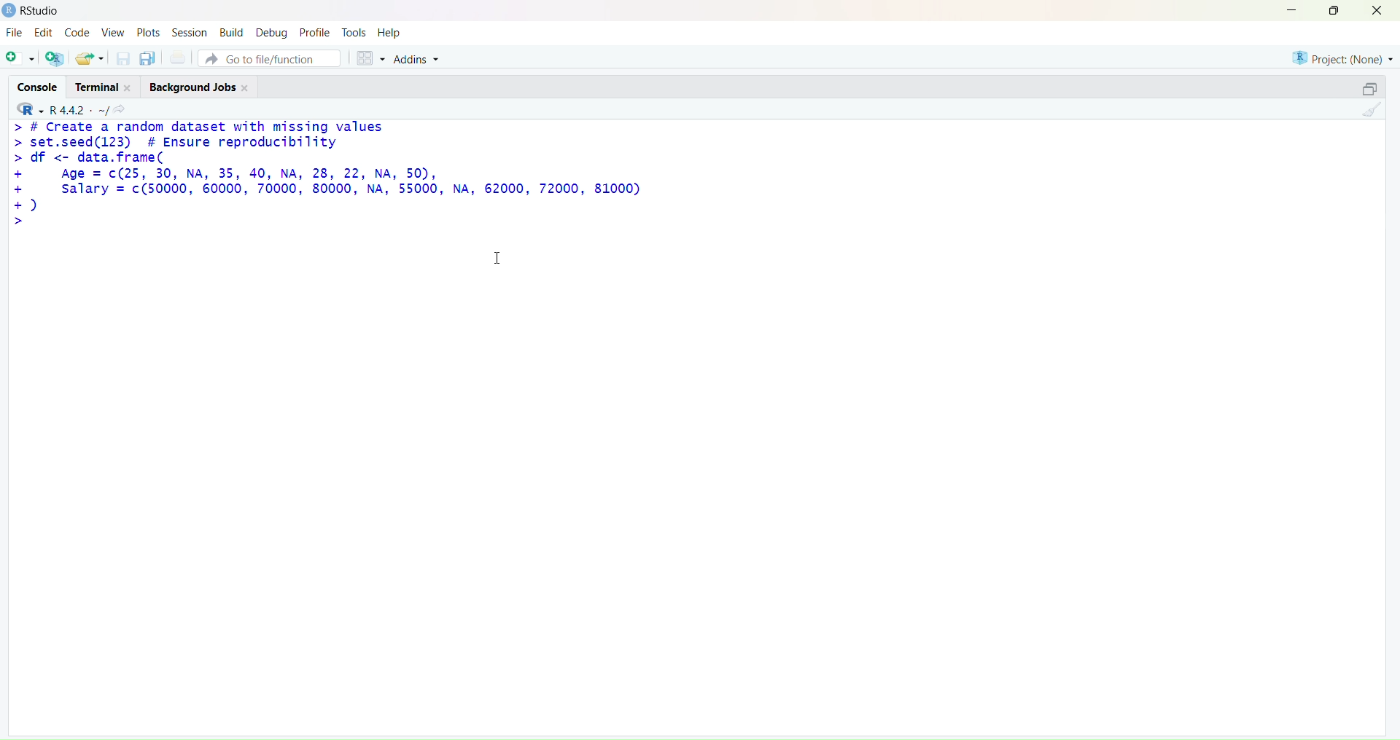 The width and height of the screenshot is (1400, 740). Describe the element at coordinates (1373, 112) in the screenshot. I see `clear console ` at that location.